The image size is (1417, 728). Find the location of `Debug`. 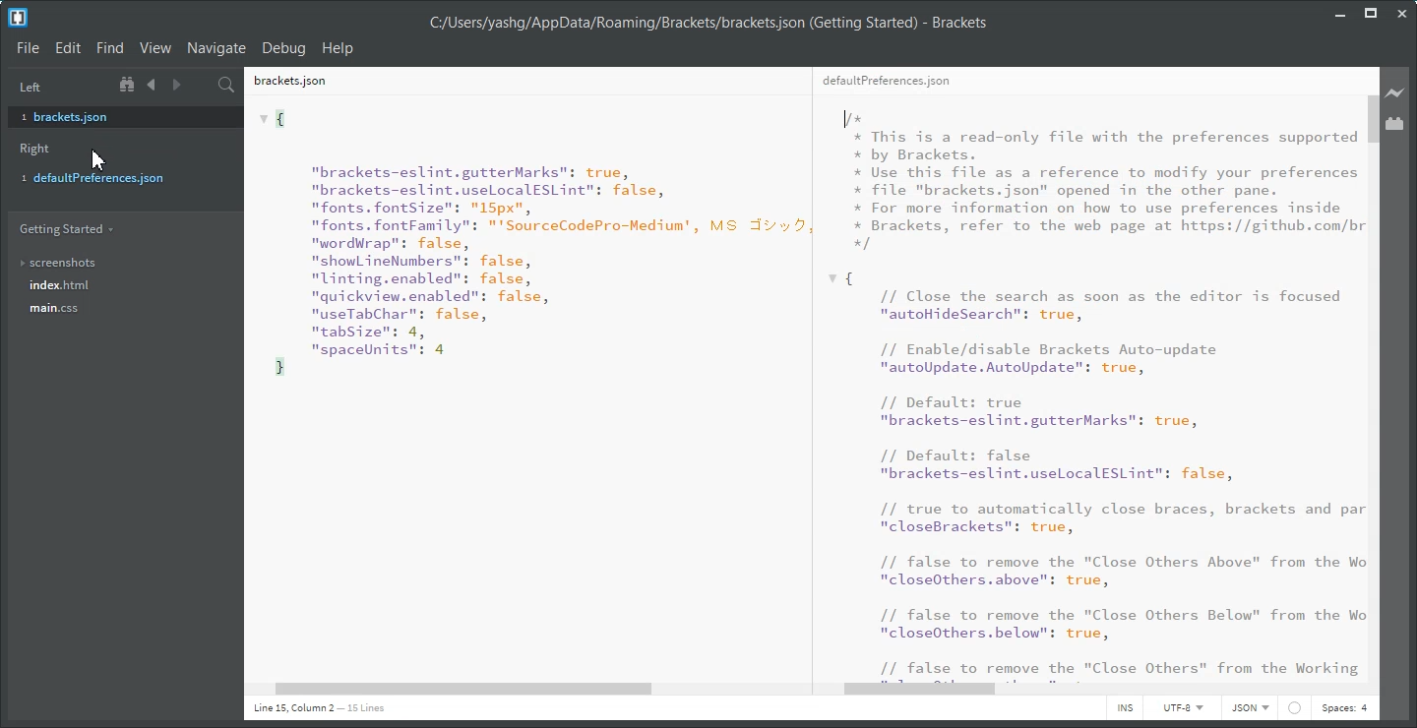

Debug is located at coordinates (283, 48).